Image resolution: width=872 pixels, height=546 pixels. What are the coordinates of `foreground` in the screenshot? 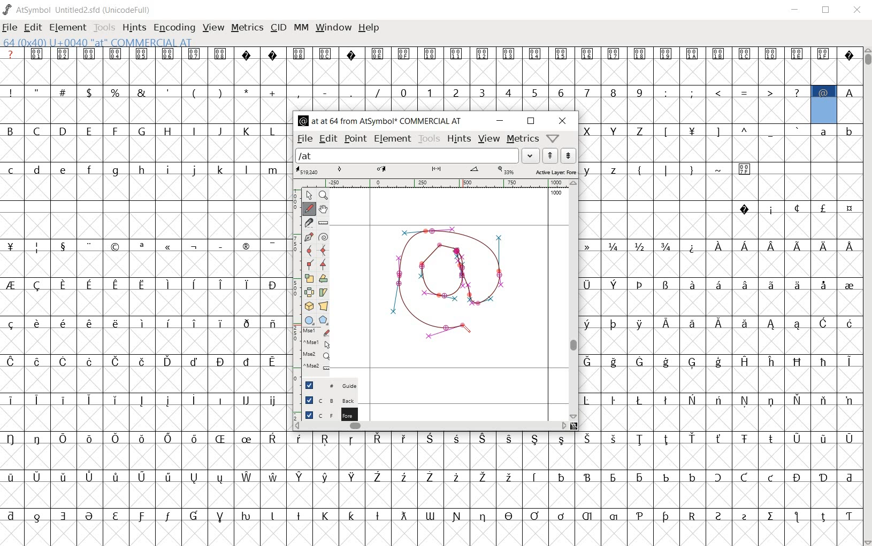 It's located at (340, 412).